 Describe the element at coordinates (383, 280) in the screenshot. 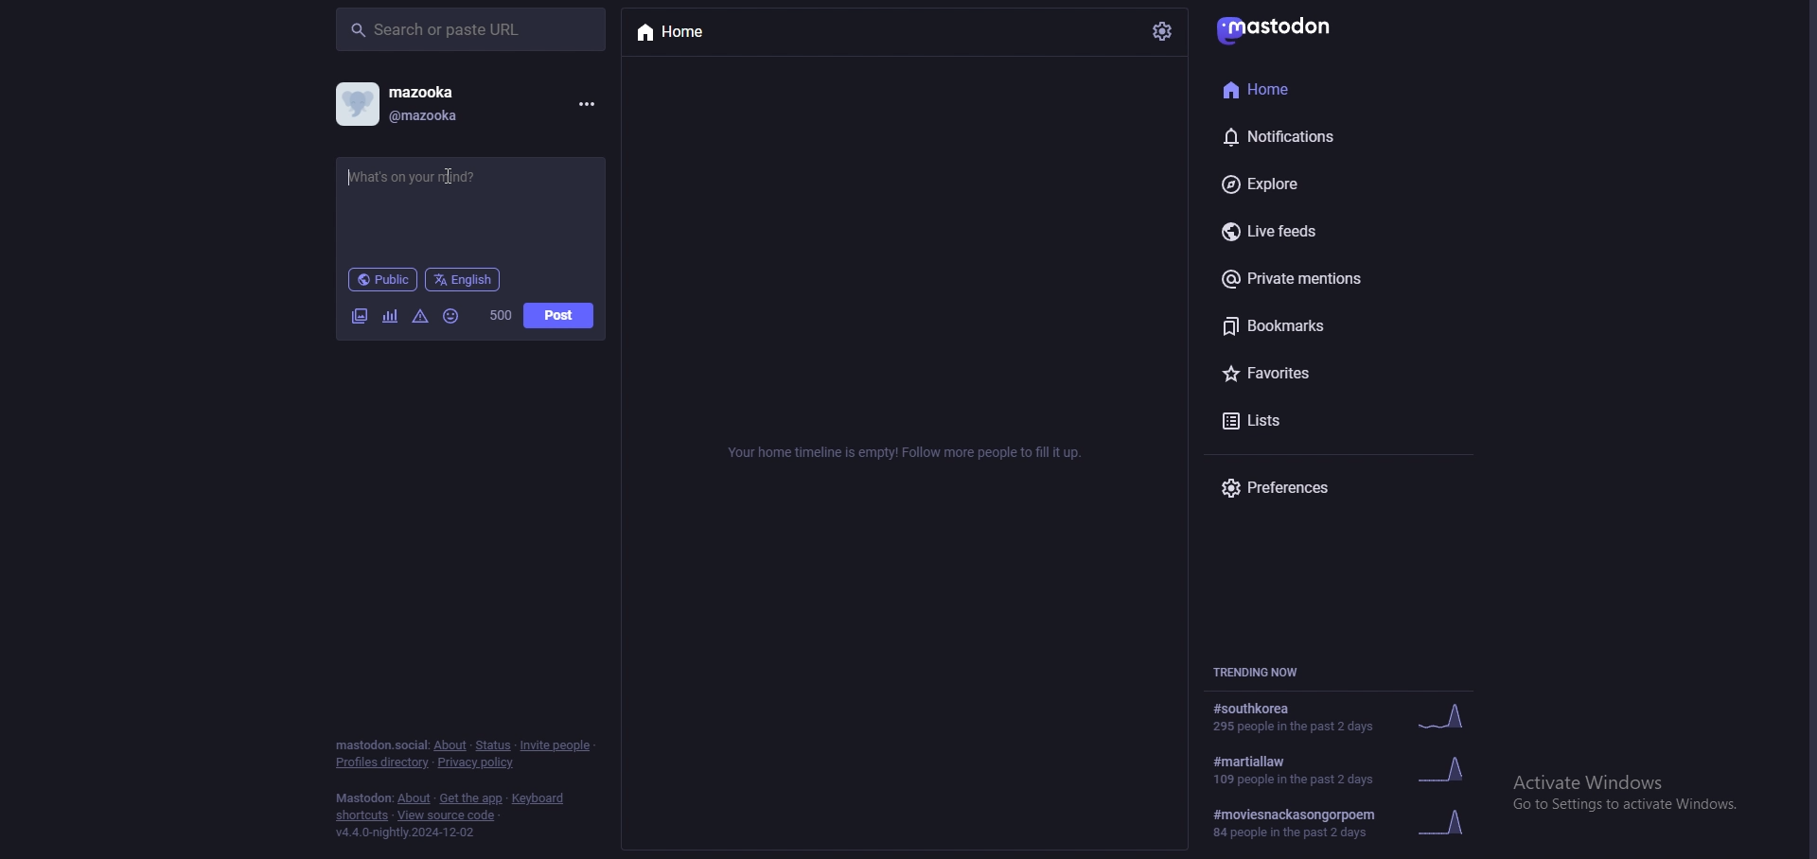

I see `audience` at that location.